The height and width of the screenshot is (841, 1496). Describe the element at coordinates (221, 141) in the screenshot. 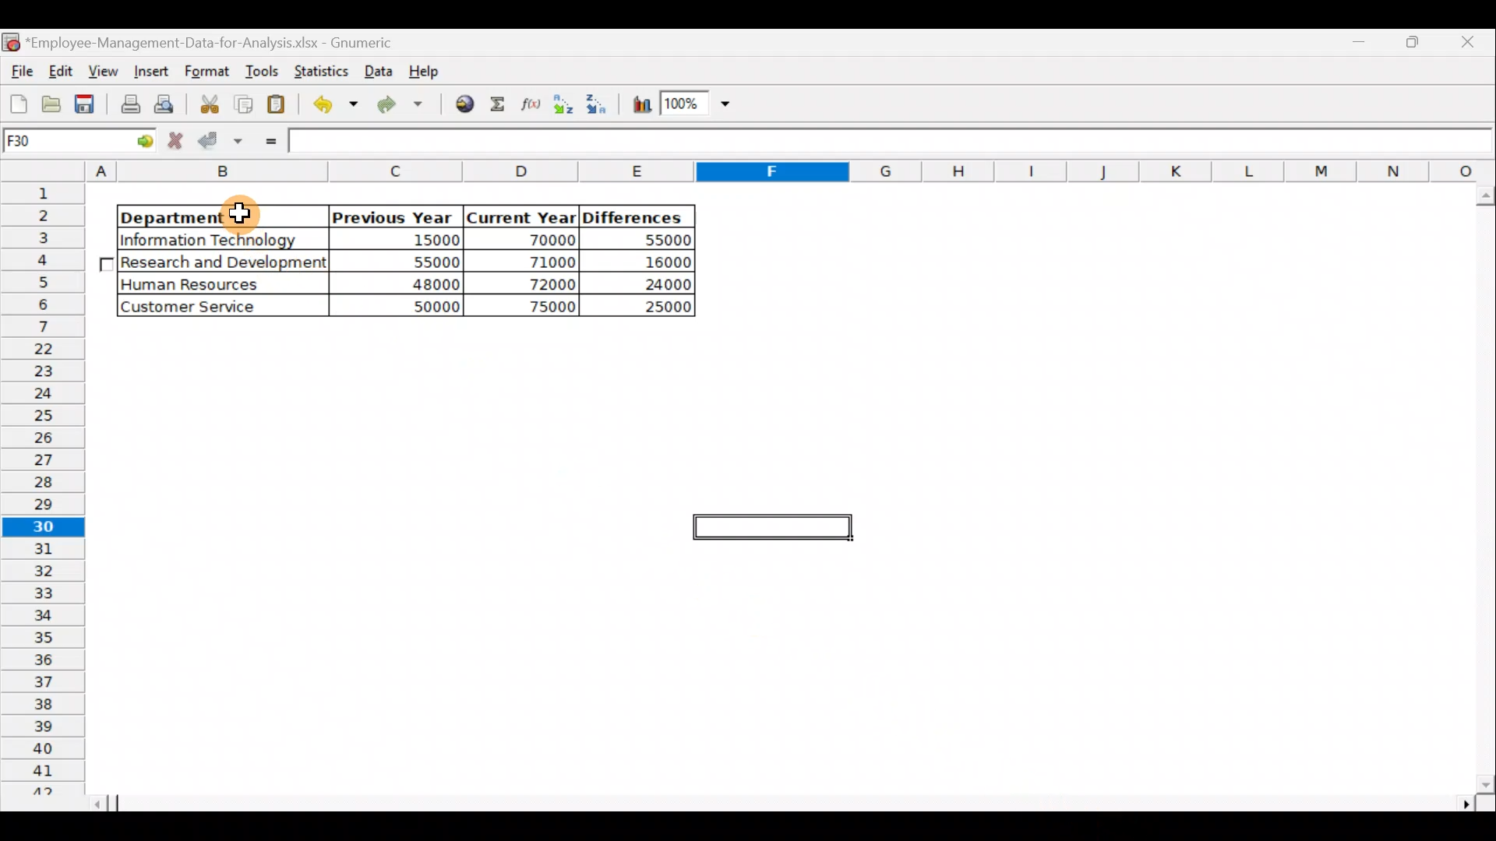

I see `Accept change` at that location.